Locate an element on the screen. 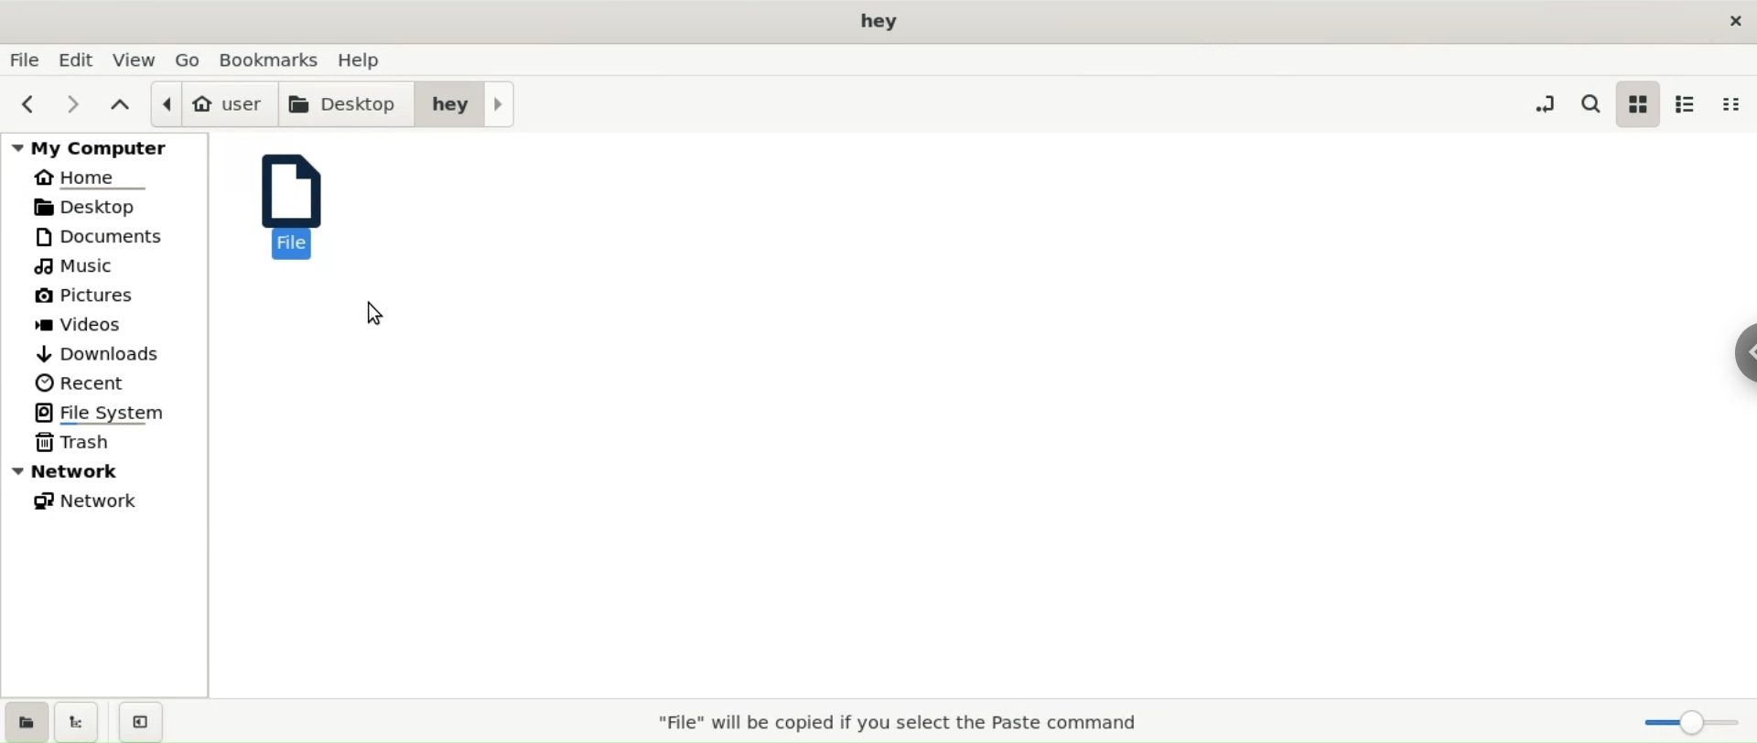 The height and width of the screenshot is (743, 1757). compact view is located at coordinates (1731, 107).